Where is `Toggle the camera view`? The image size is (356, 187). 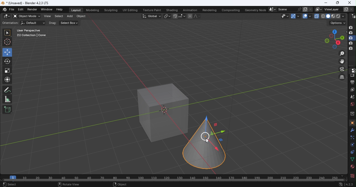 Toggle the camera view is located at coordinates (342, 69).